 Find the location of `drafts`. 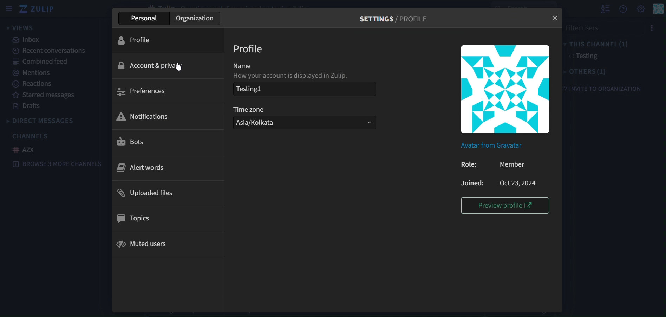

drafts is located at coordinates (27, 106).